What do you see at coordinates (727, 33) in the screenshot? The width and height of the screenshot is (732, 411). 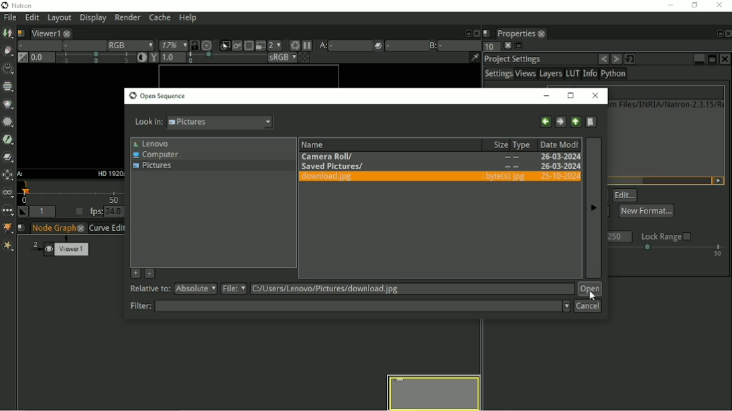 I see `Close` at bounding box center [727, 33].